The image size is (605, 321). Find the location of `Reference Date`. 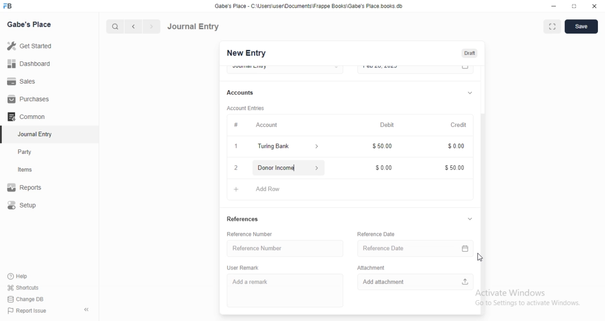

Reference Date is located at coordinates (376, 234).